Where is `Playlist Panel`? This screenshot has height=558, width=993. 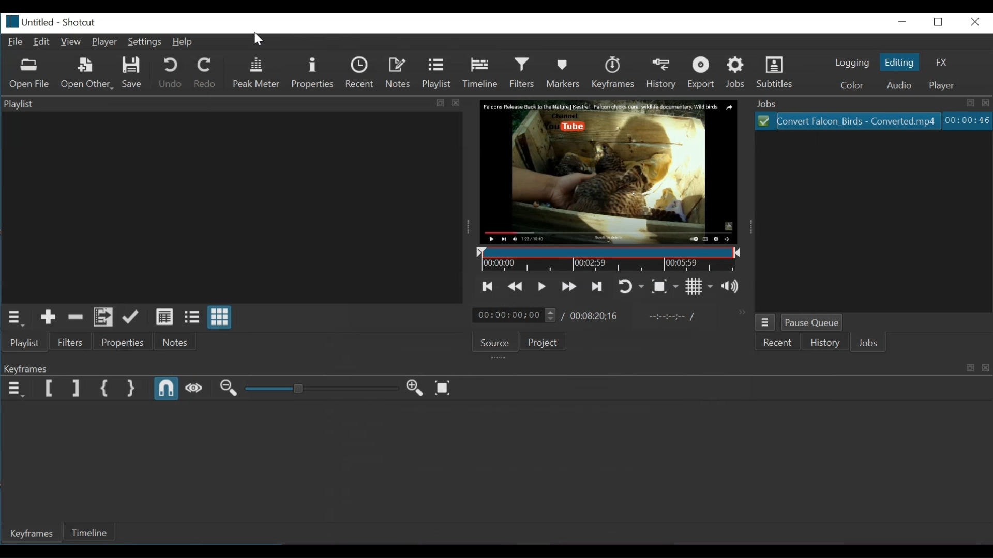
Playlist Panel is located at coordinates (234, 206).